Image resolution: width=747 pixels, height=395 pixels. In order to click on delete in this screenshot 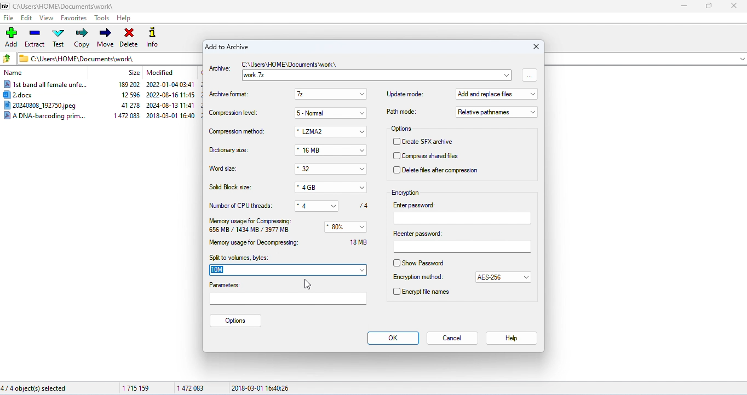, I will do `click(128, 38)`.